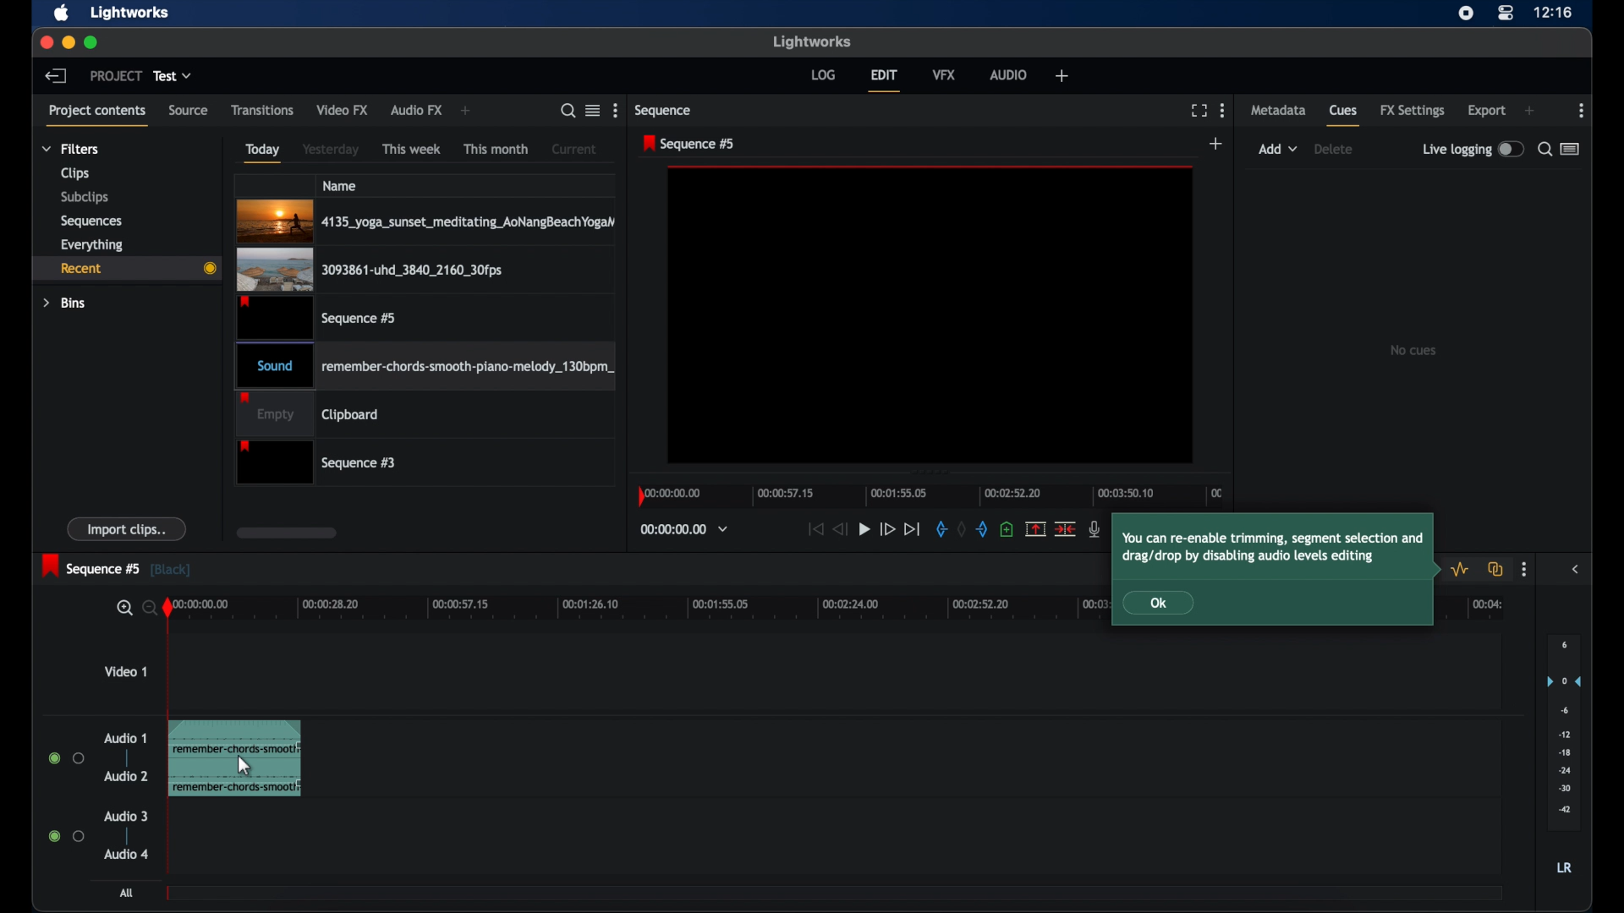 This screenshot has height=913, width=1624. I want to click on split, so click(1035, 528).